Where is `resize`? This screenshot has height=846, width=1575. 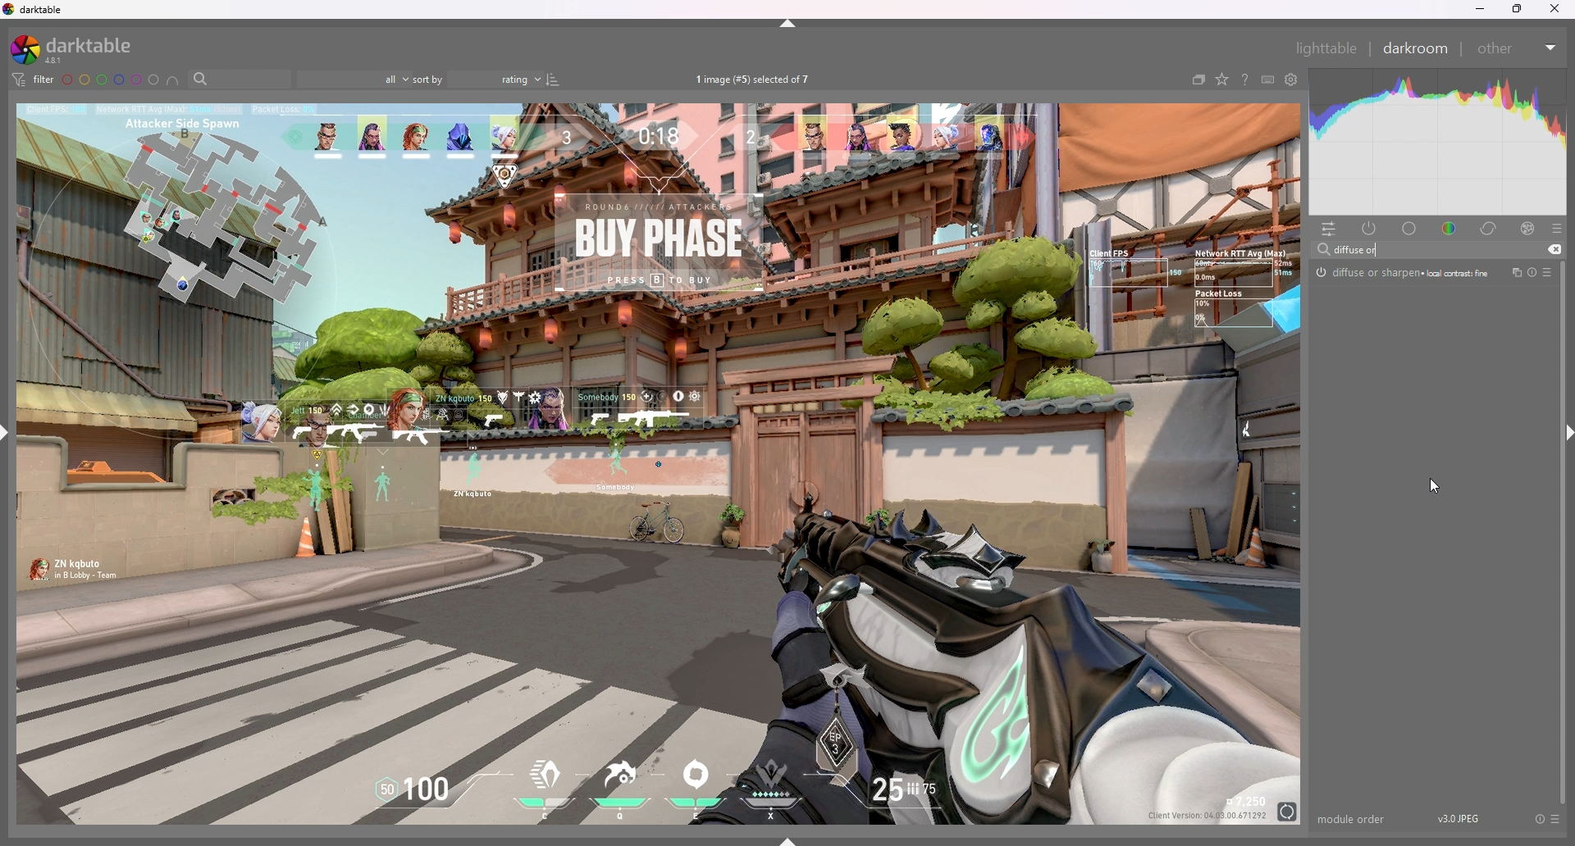
resize is located at coordinates (1518, 9).